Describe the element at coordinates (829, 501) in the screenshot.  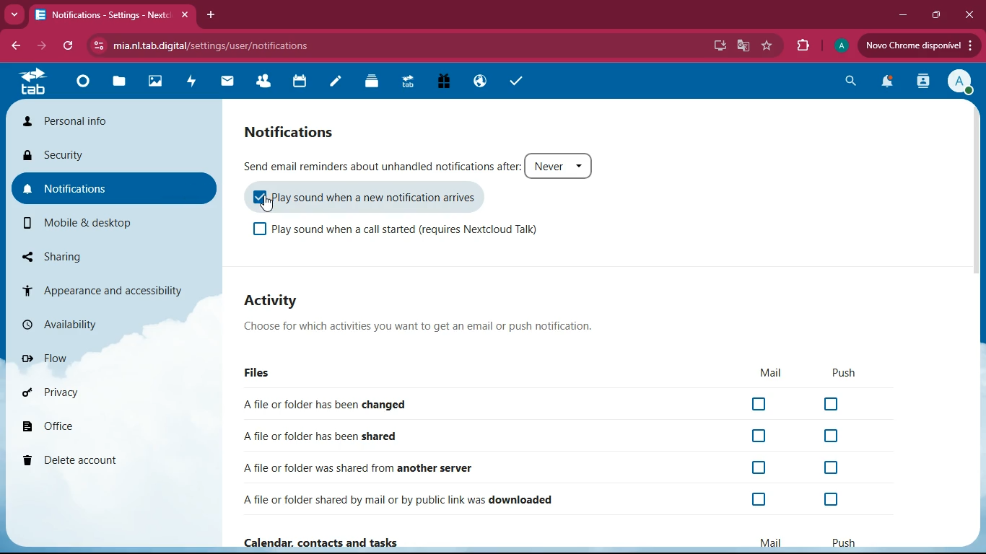
I see `off` at that location.